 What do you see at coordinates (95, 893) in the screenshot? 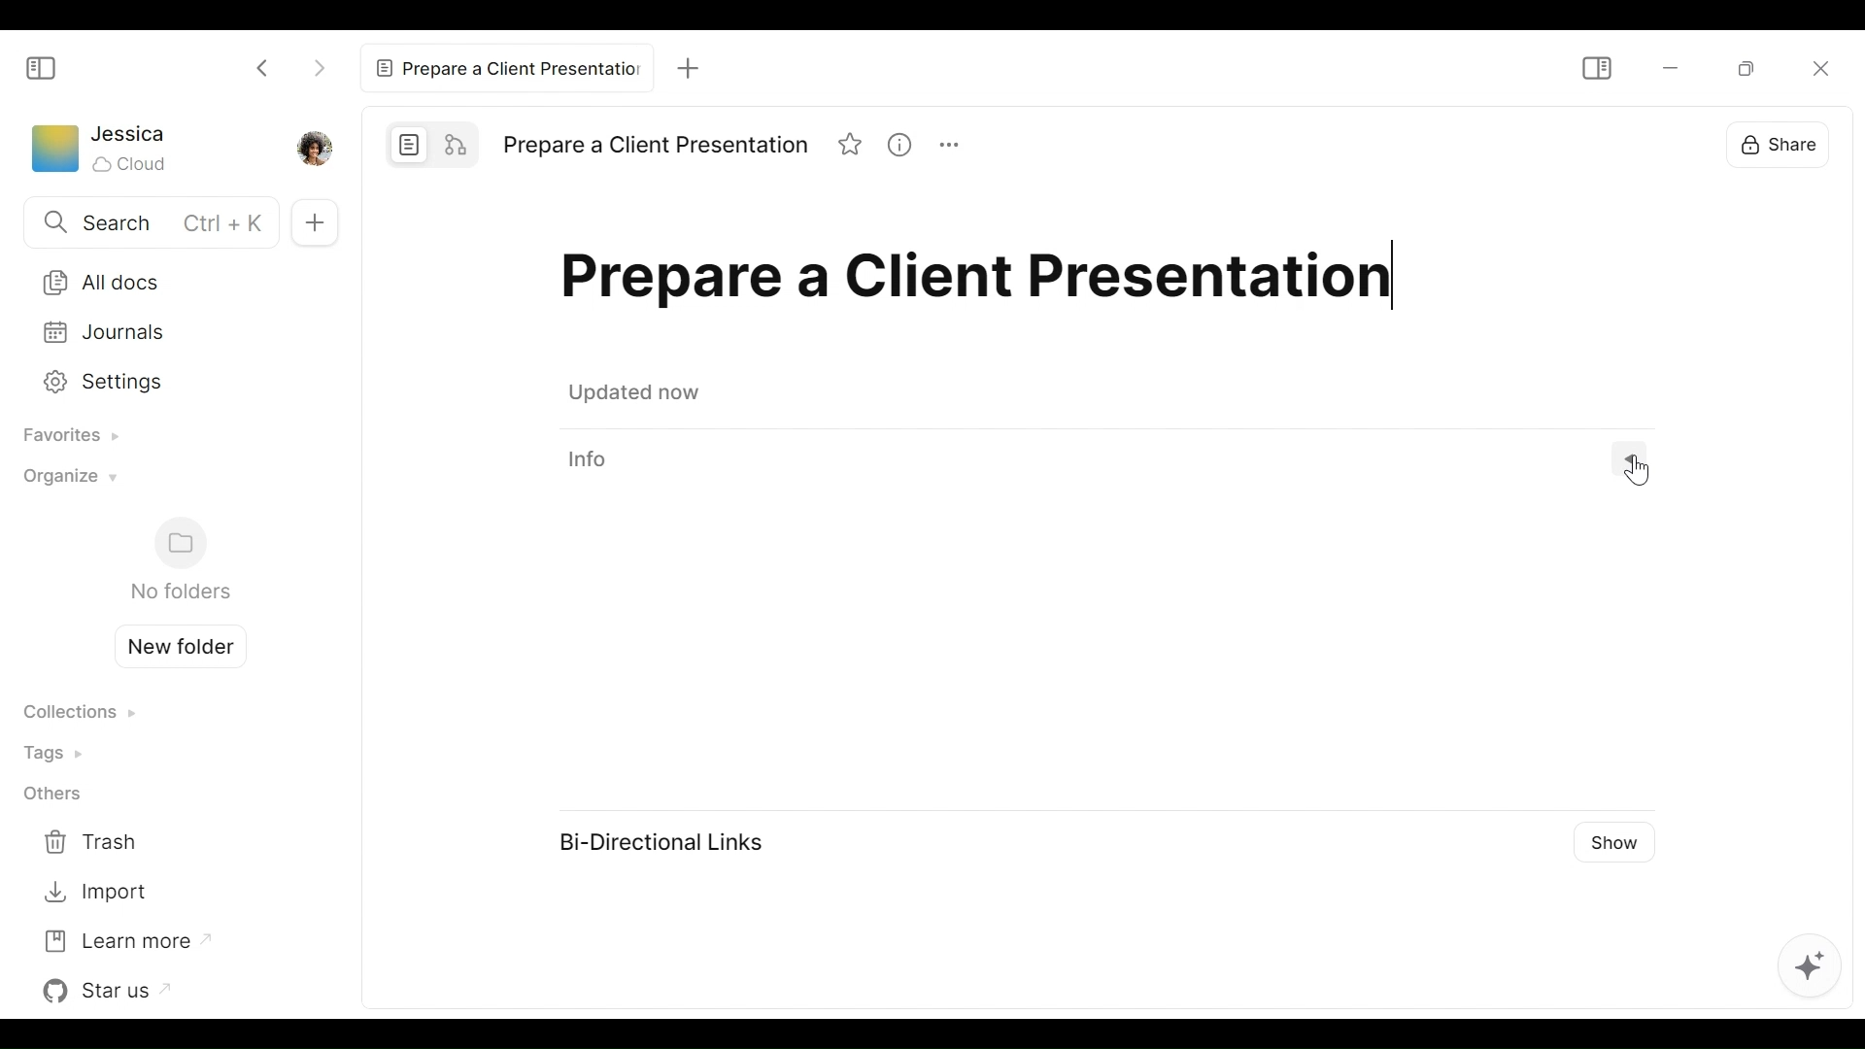
I see `Import` at bounding box center [95, 893].